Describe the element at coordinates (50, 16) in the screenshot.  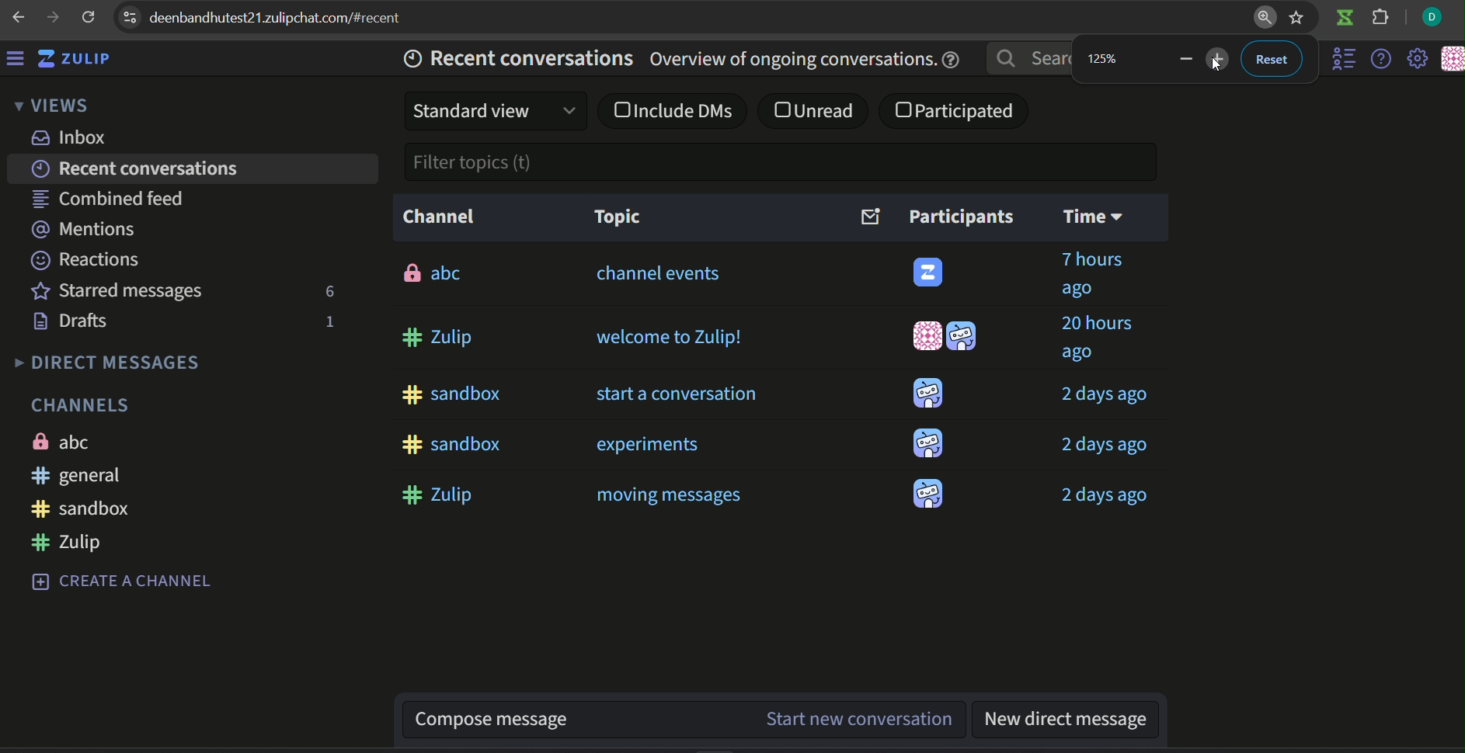
I see `next page` at that location.